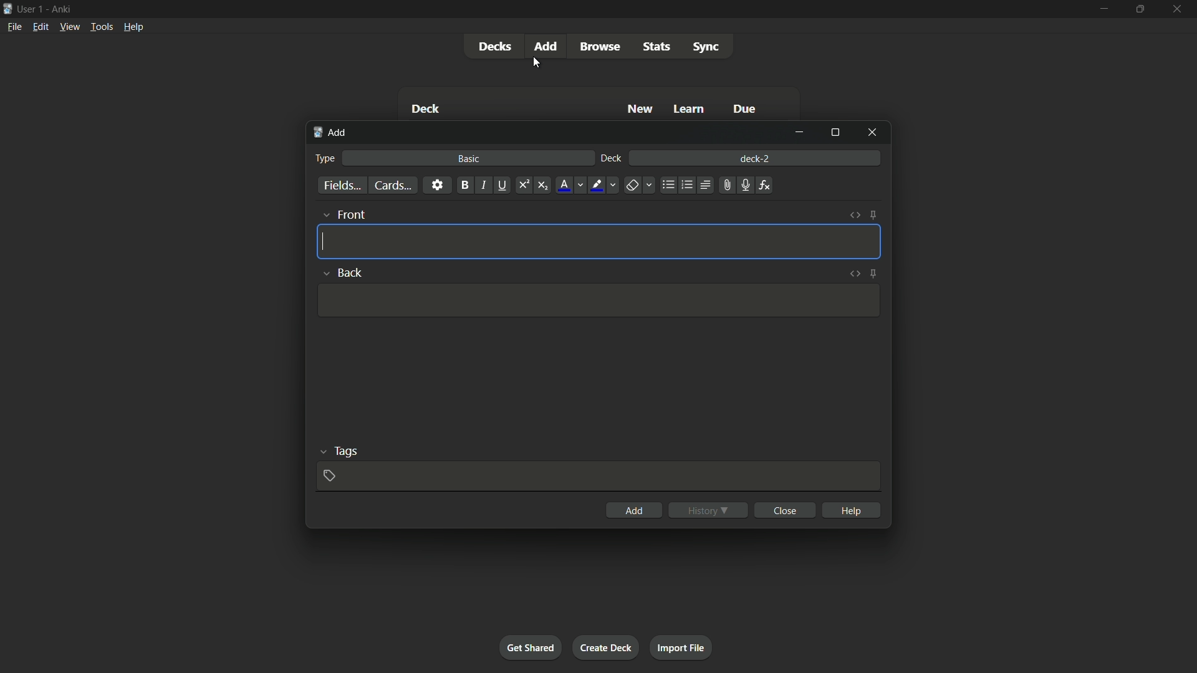 The width and height of the screenshot is (1197, 673). Describe the element at coordinates (7, 9) in the screenshot. I see `app icon` at that location.